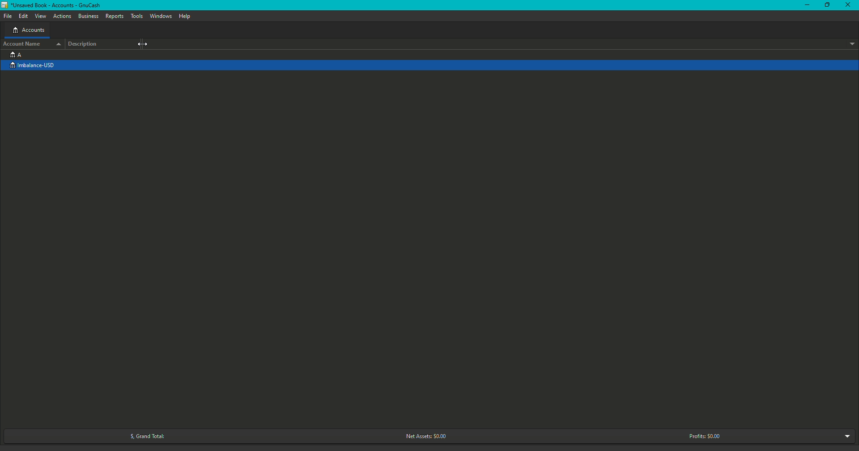  What do you see at coordinates (10, 16) in the screenshot?
I see `File` at bounding box center [10, 16].